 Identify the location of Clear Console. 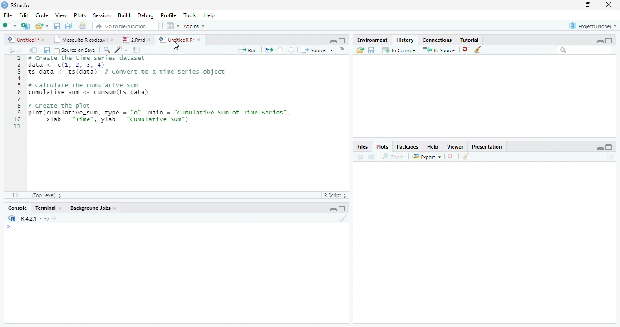
(477, 51).